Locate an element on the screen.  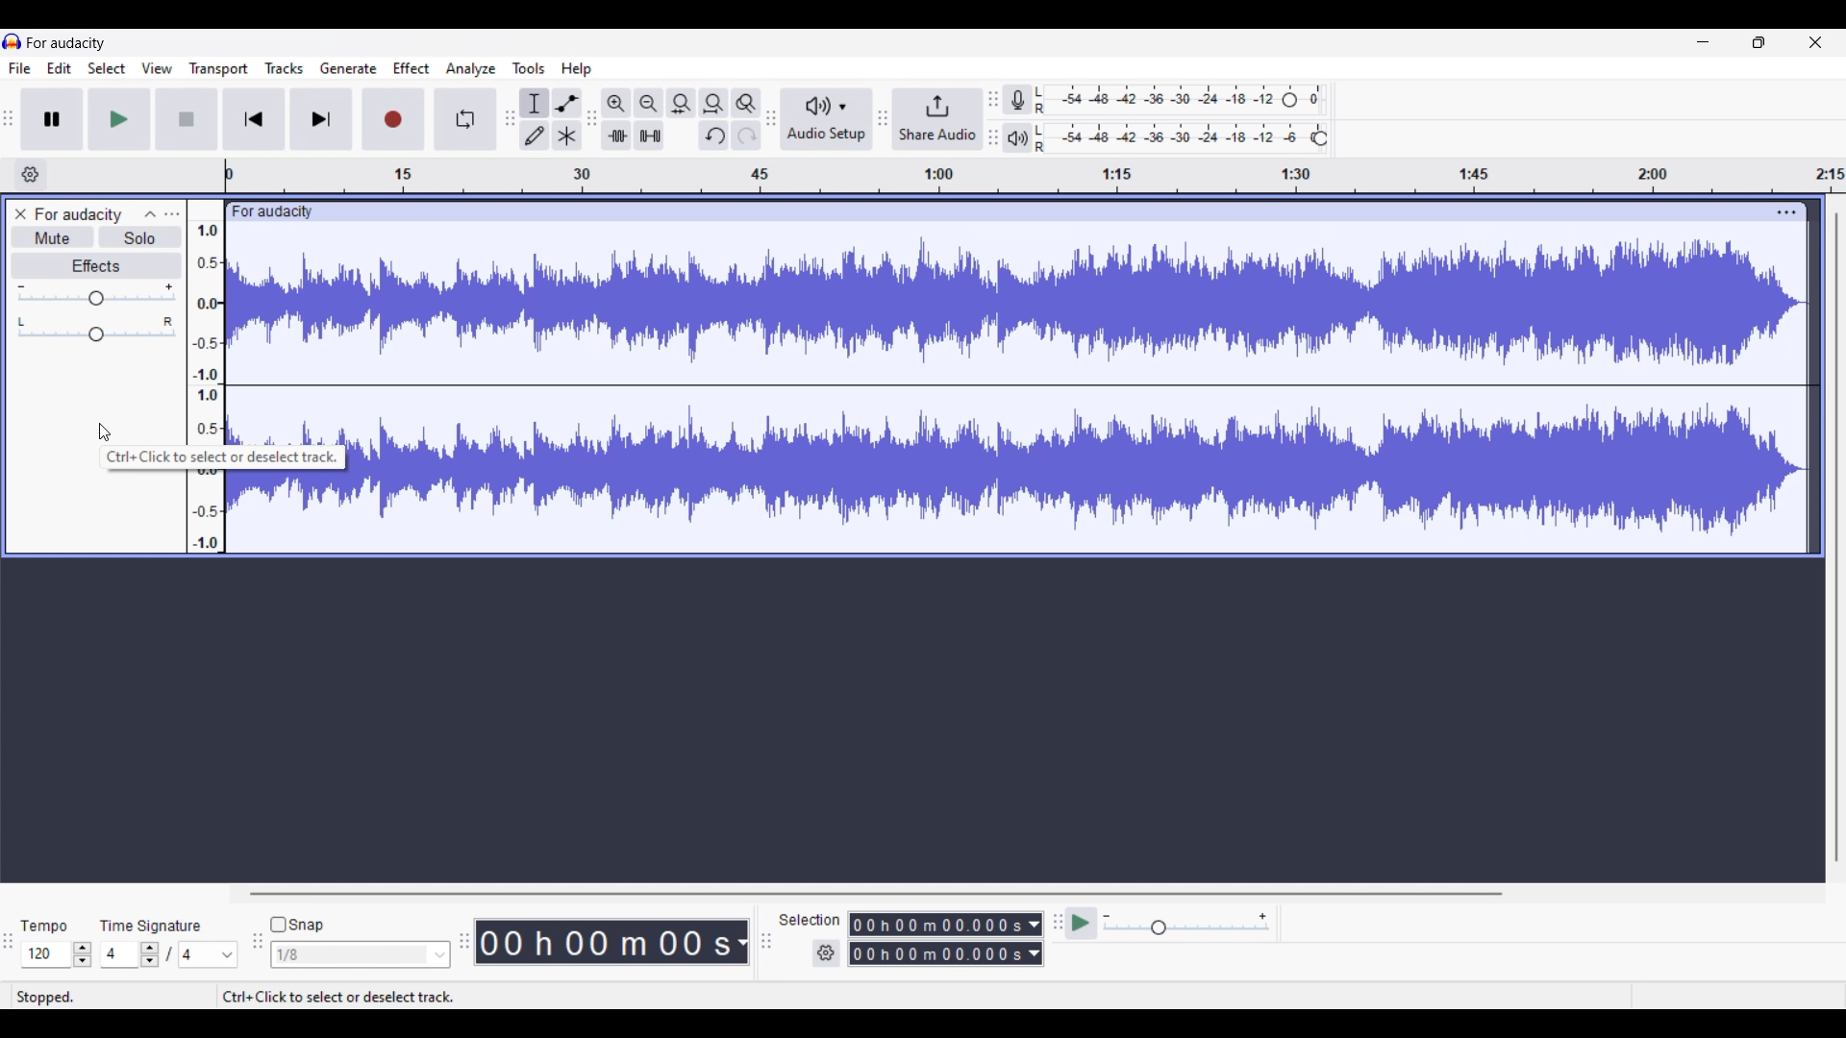
Pan slider is located at coordinates (96, 330).